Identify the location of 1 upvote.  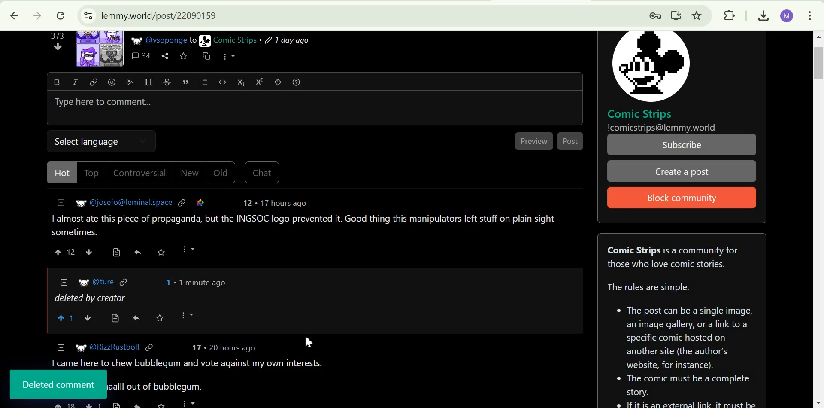
(67, 318).